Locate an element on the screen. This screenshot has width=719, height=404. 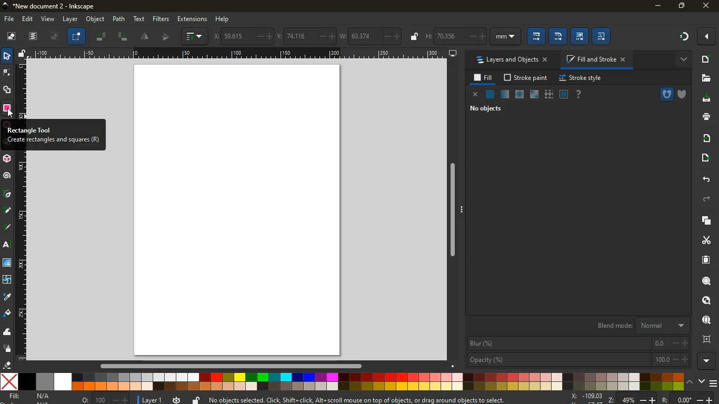
3d tool box is located at coordinates (7, 159).